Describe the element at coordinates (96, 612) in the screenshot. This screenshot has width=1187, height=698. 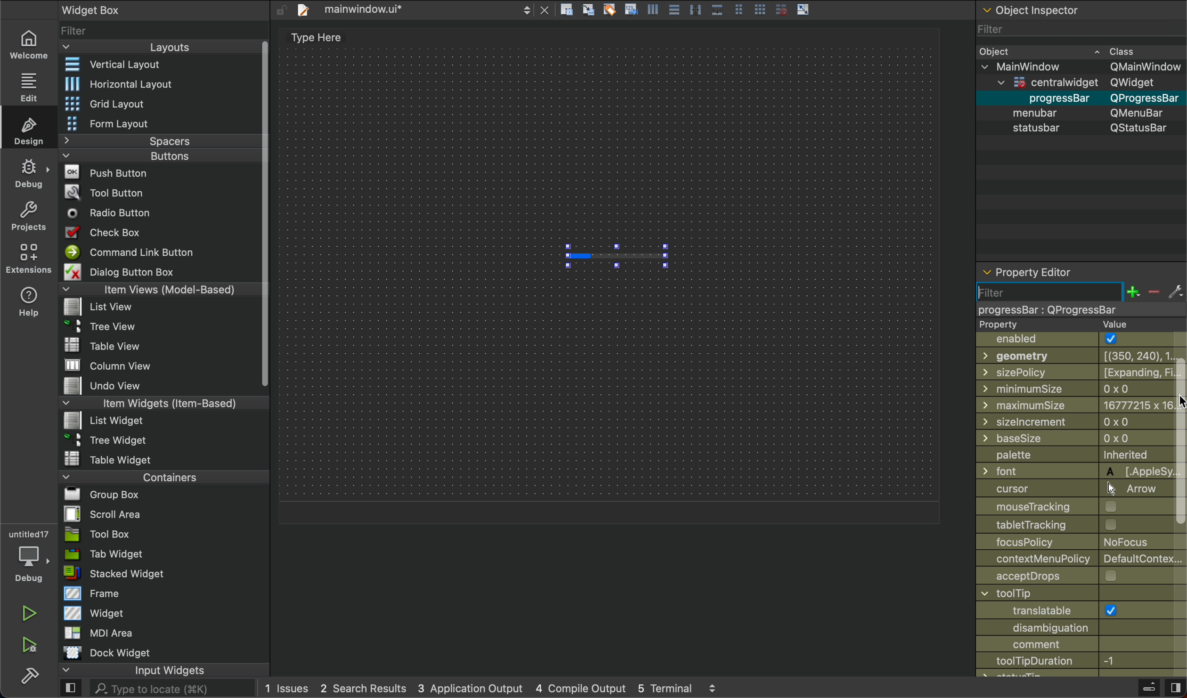
I see `Widget` at that location.